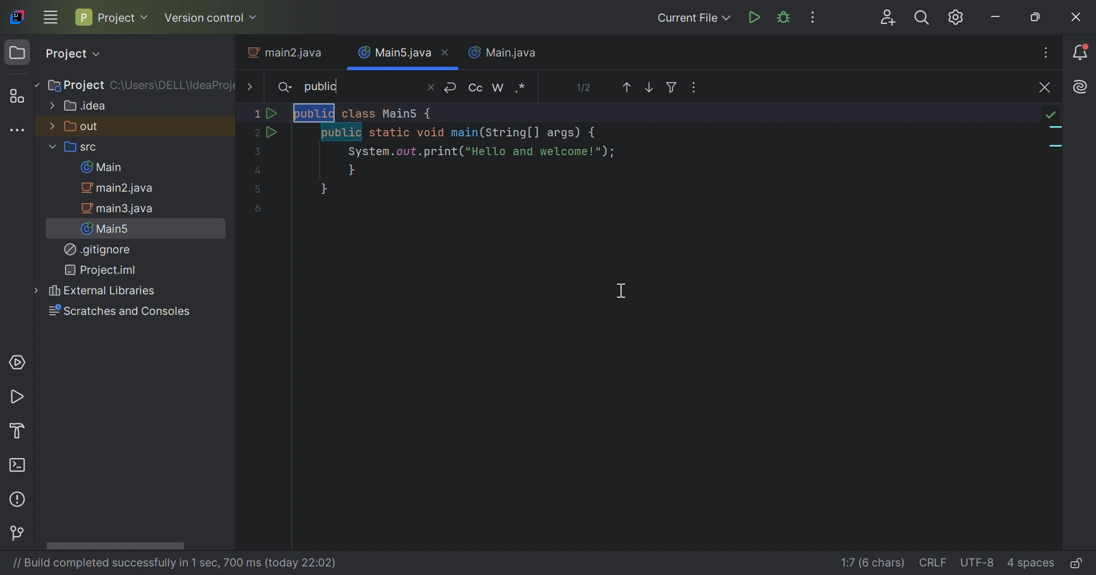 The height and width of the screenshot is (575, 1096). What do you see at coordinates (1051, 115) in the screenshot?
I see `no problems found` at bounding box center [1051, 115].